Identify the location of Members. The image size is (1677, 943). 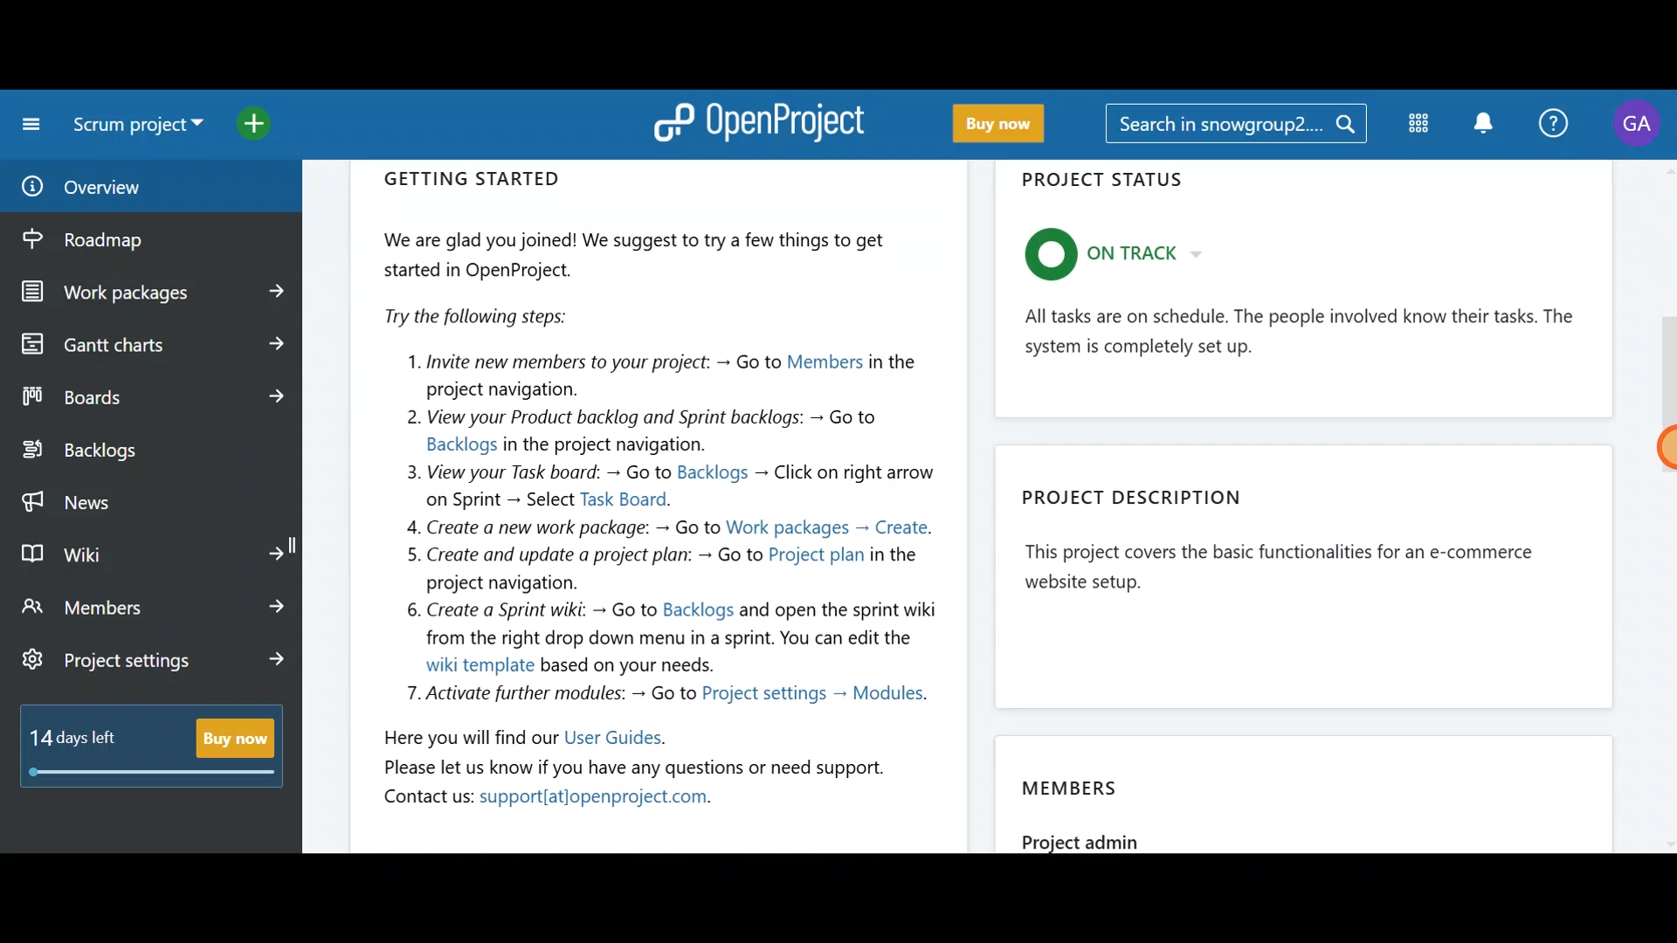
(155, 606).